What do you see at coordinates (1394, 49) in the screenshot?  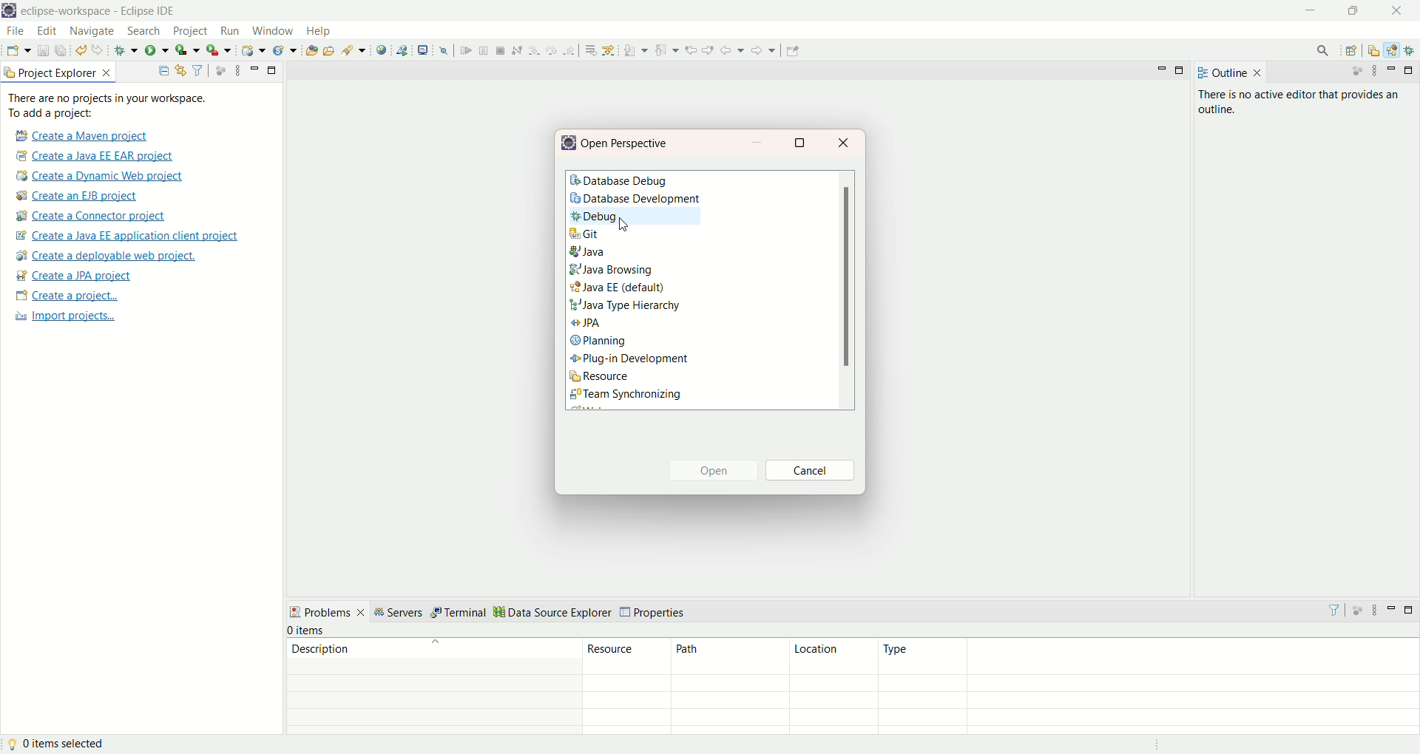 I see `java EE` at bounding box center [1394, 49].